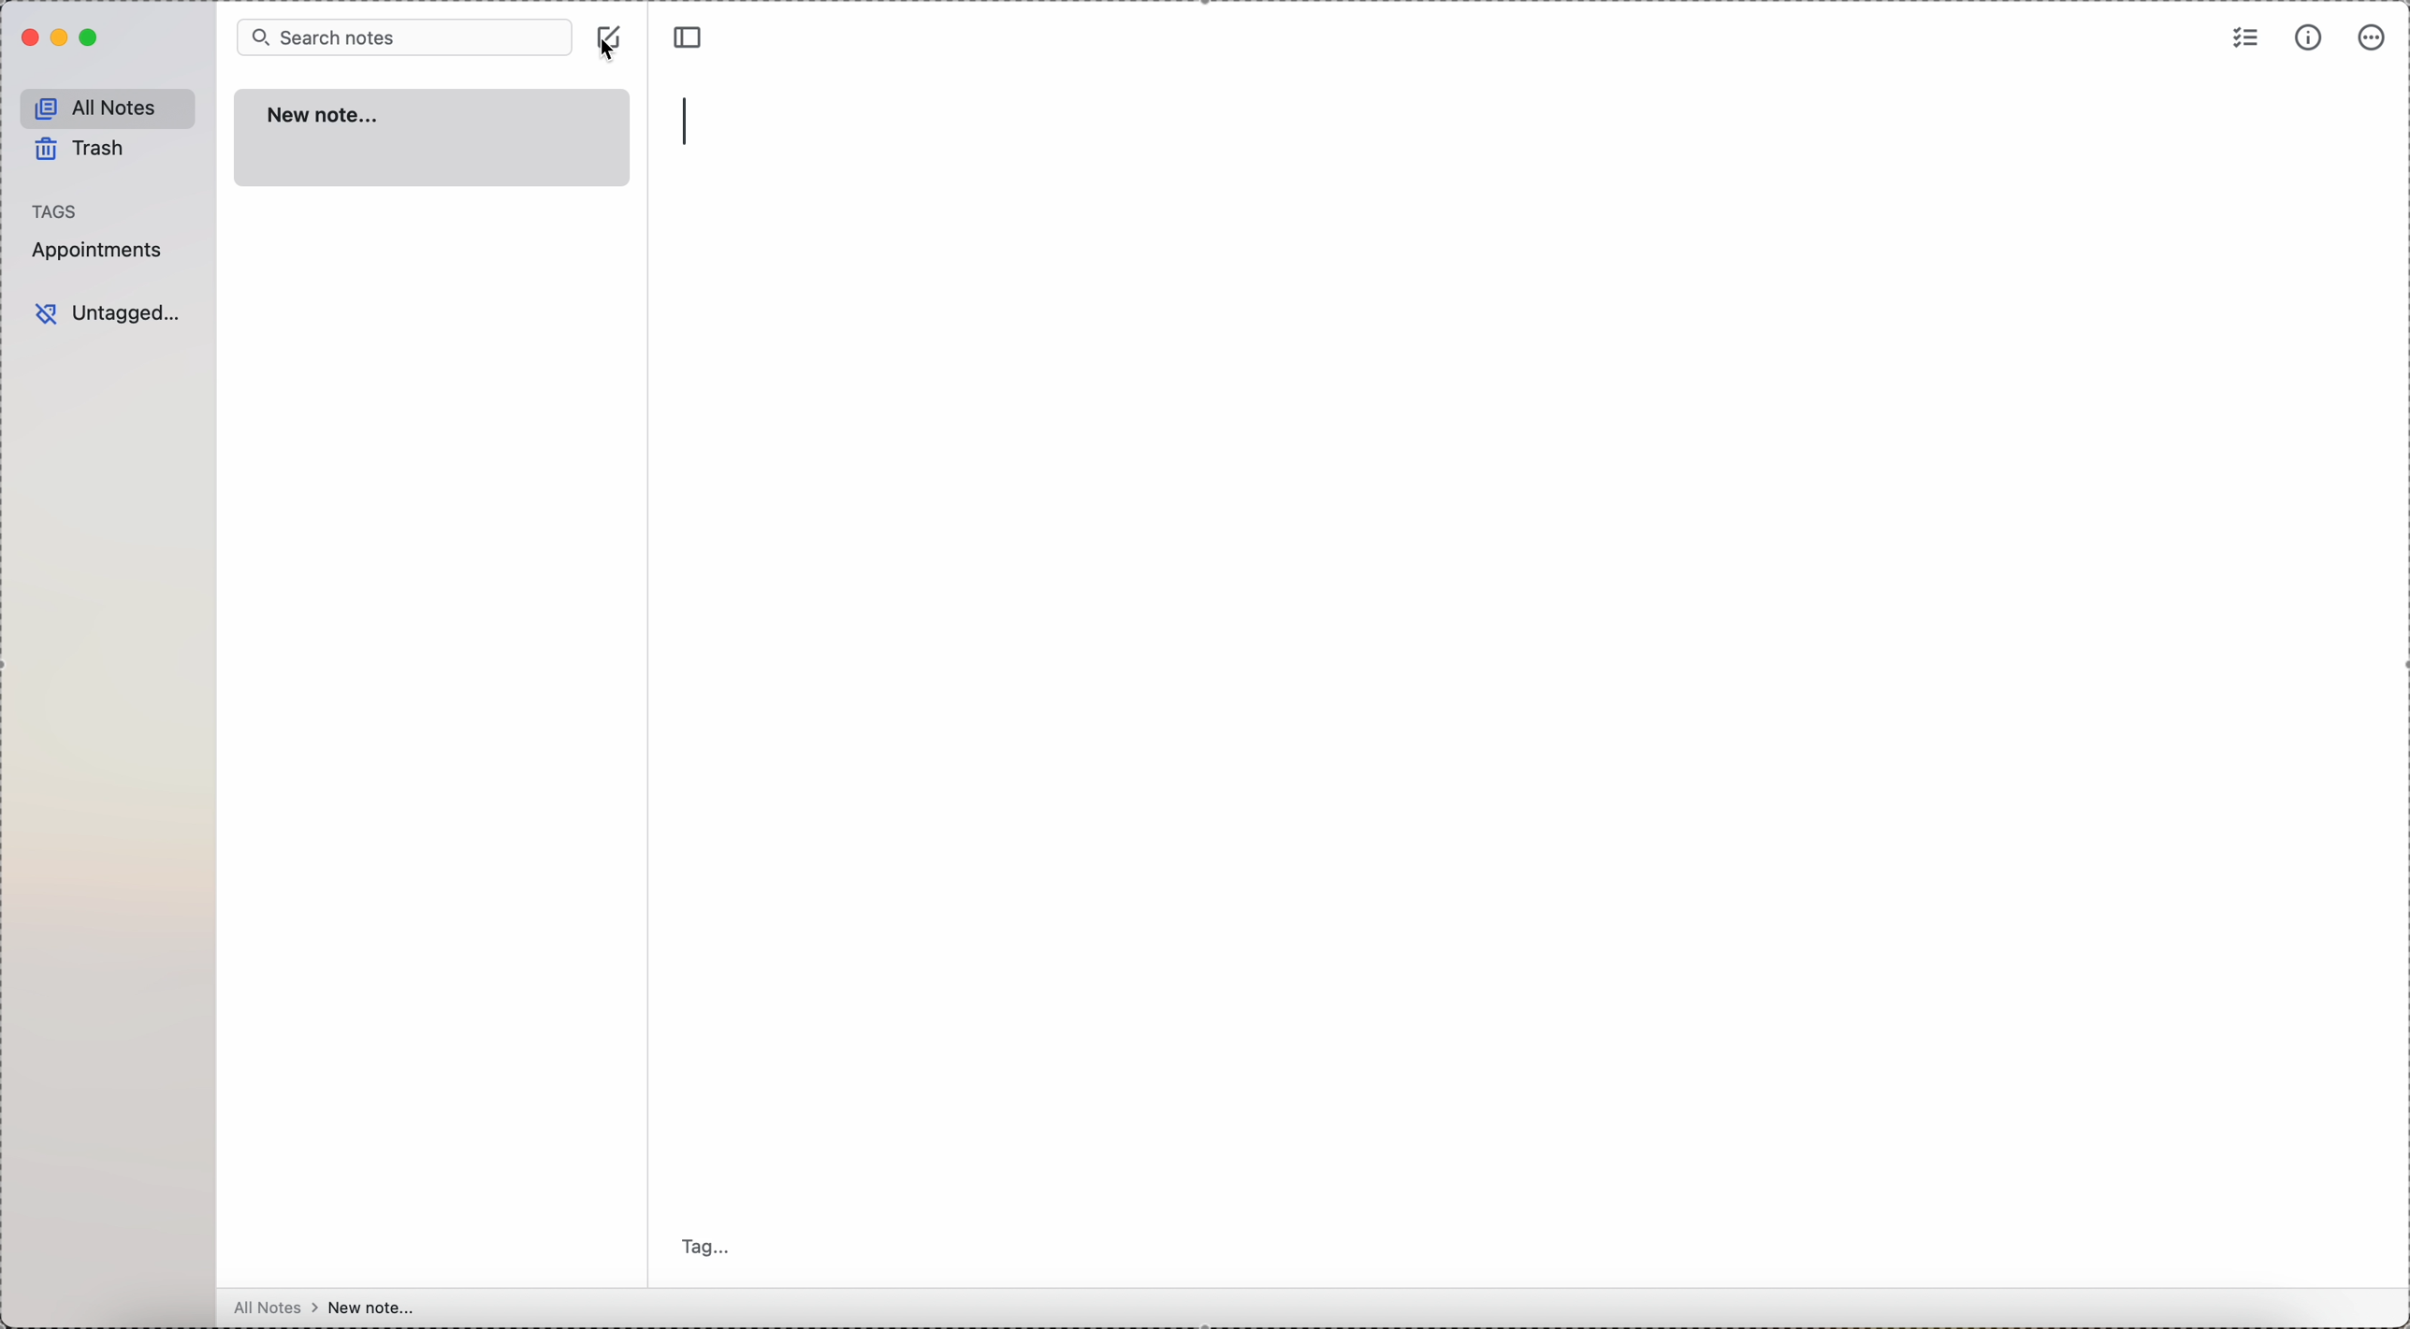 This screenshot has height=1329, width=2410. Describe the element at coordinates (101, 250) in the screenshot. I see `appointments` at that location.